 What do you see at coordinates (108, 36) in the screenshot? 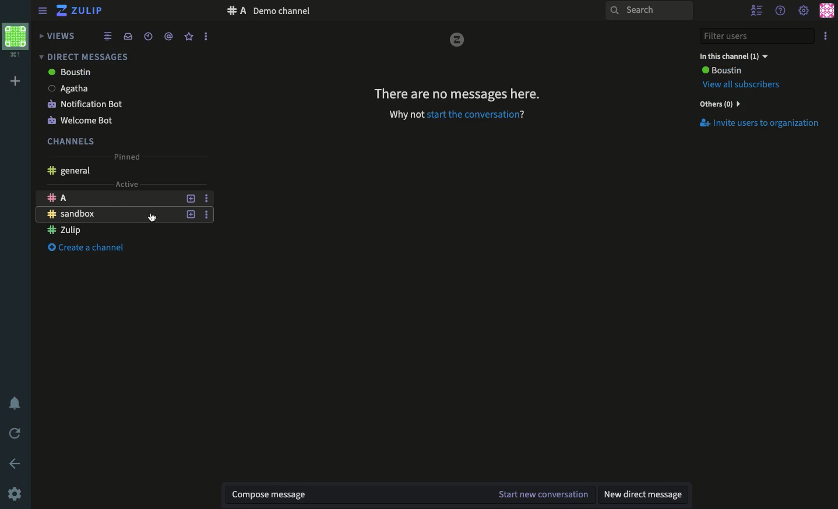
I see `Feed` at bounding box center [108, 36].